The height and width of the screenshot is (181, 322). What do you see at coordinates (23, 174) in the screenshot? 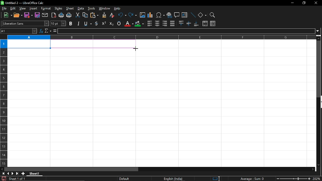
I see `add sheet` at bounding box center [23, 174].